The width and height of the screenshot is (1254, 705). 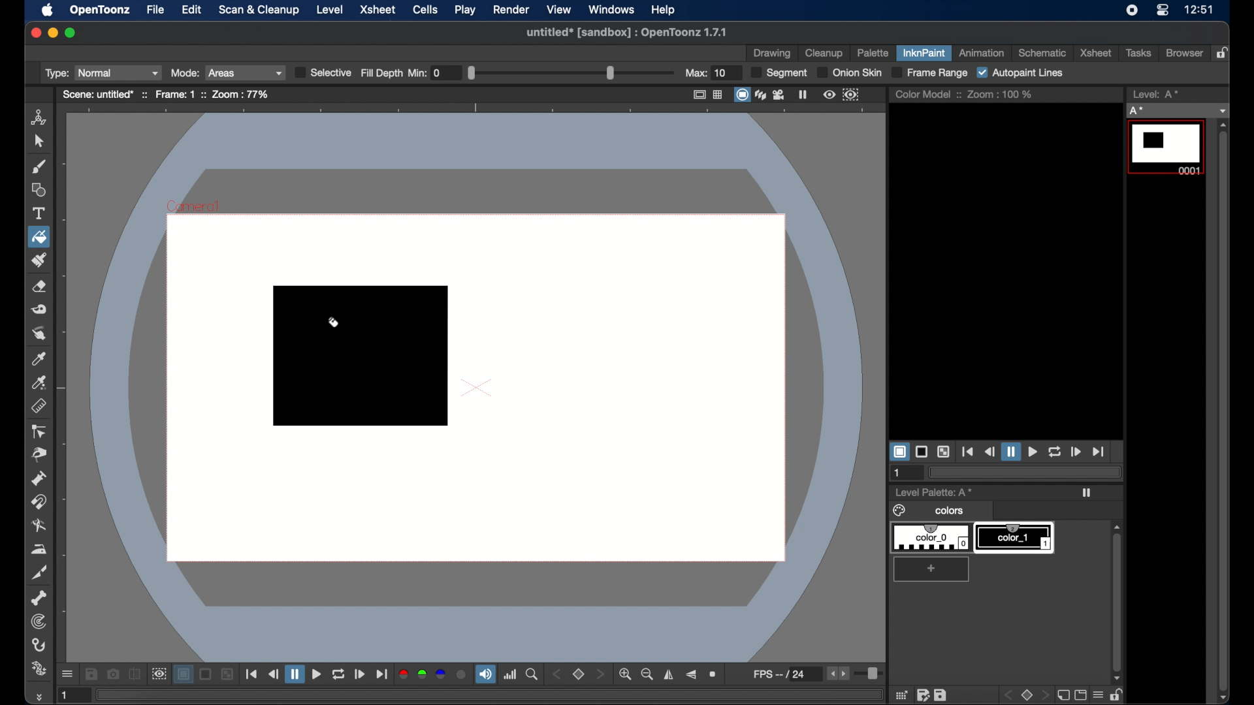 I want to click on frame range, so click(x=928, y=73).